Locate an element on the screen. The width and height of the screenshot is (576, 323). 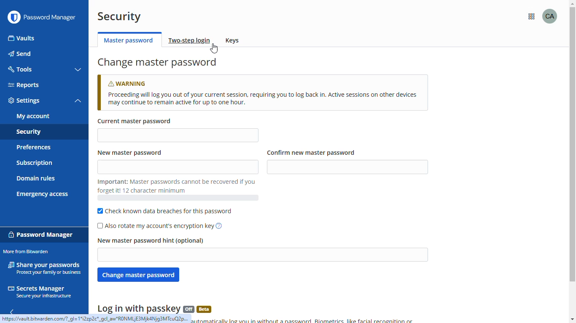
warning is located at coordinates (130, 81).